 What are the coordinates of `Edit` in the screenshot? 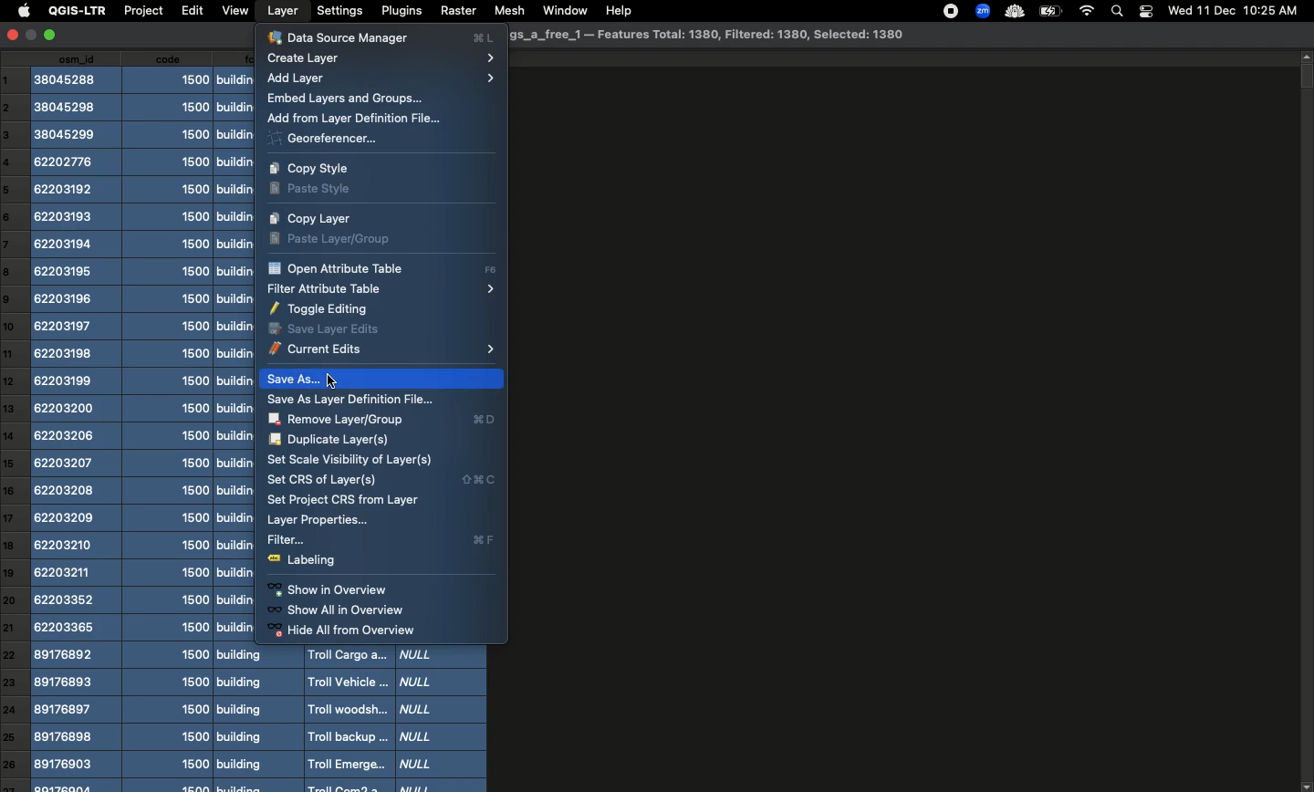 It's located at (190, 10).